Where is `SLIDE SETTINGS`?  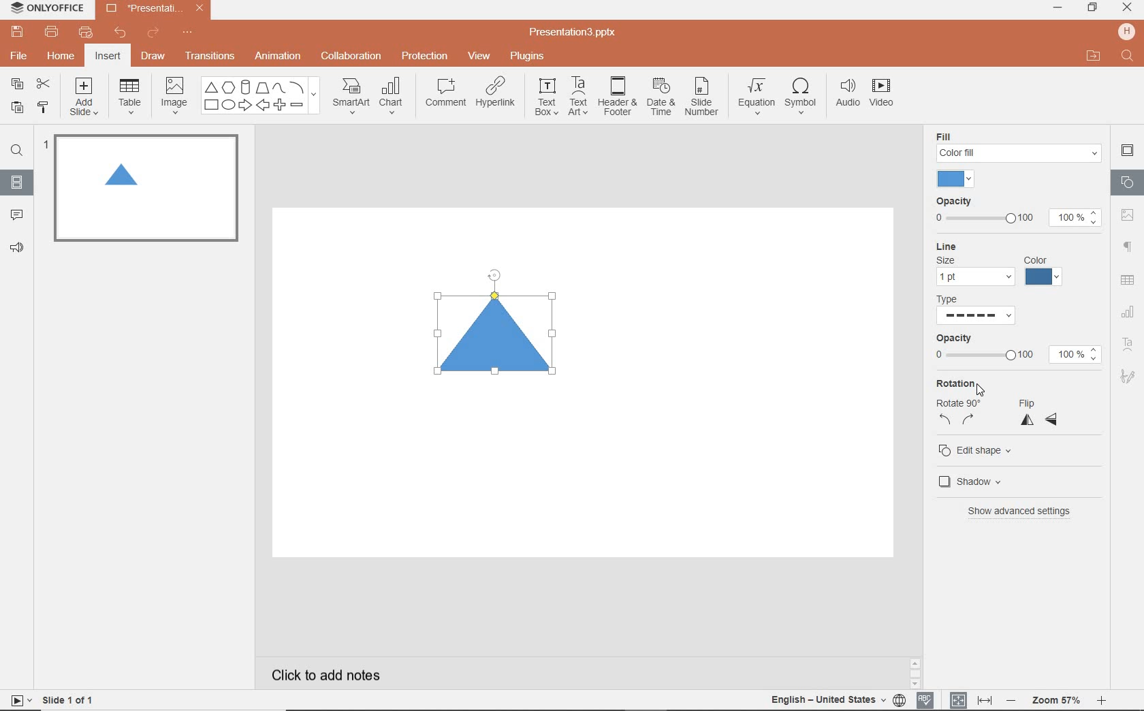
SLIDE SETTINGS is located at coordinates (1128, 151).